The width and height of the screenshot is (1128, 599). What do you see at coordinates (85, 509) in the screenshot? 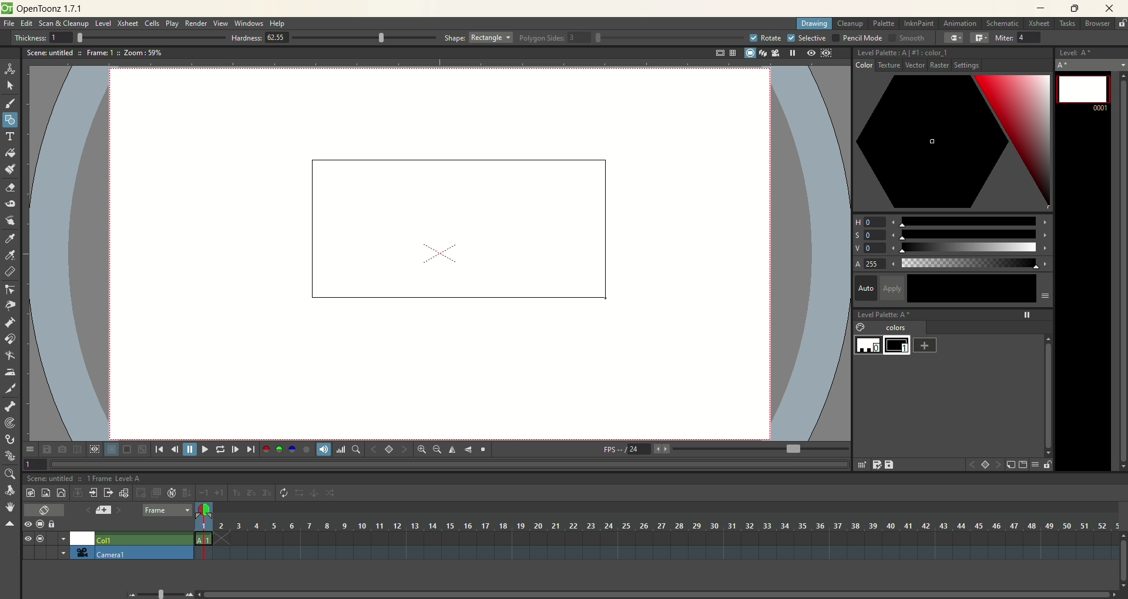
I see `previous memo` at bounding box center [85, 509].